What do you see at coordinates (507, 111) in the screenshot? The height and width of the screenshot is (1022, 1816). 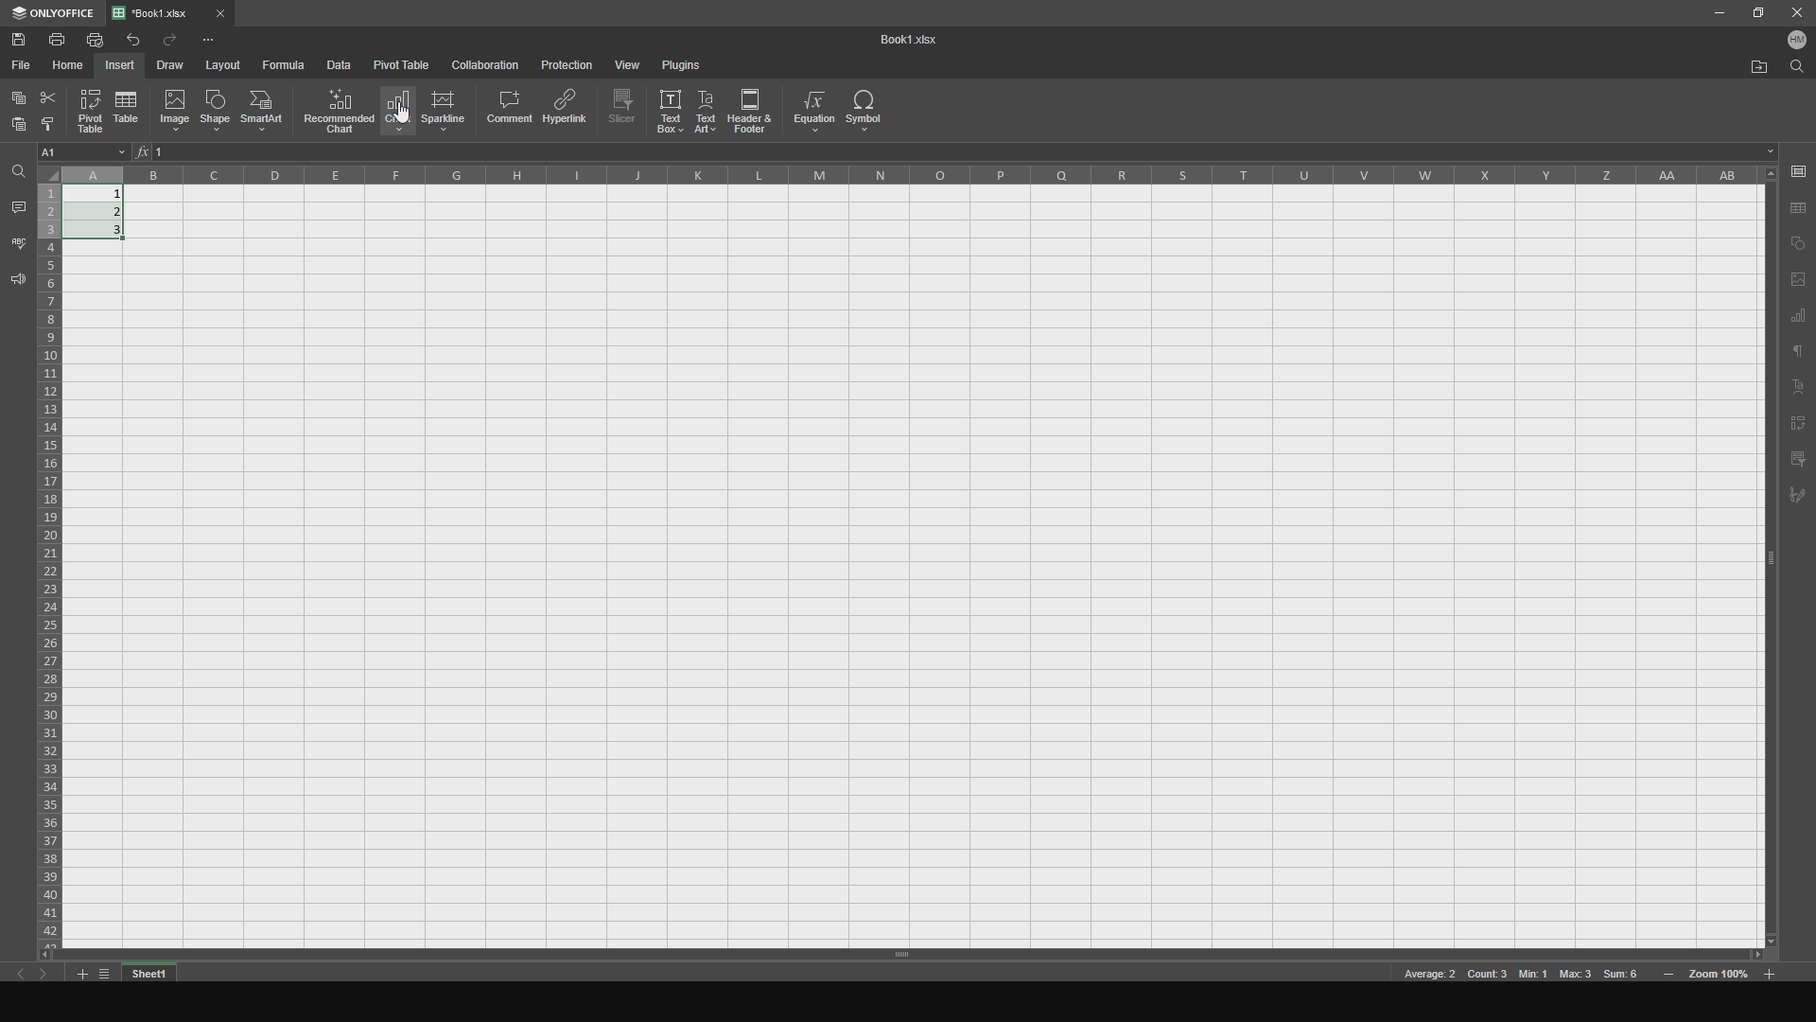 I see `comment` at bounding box center [507, 111].